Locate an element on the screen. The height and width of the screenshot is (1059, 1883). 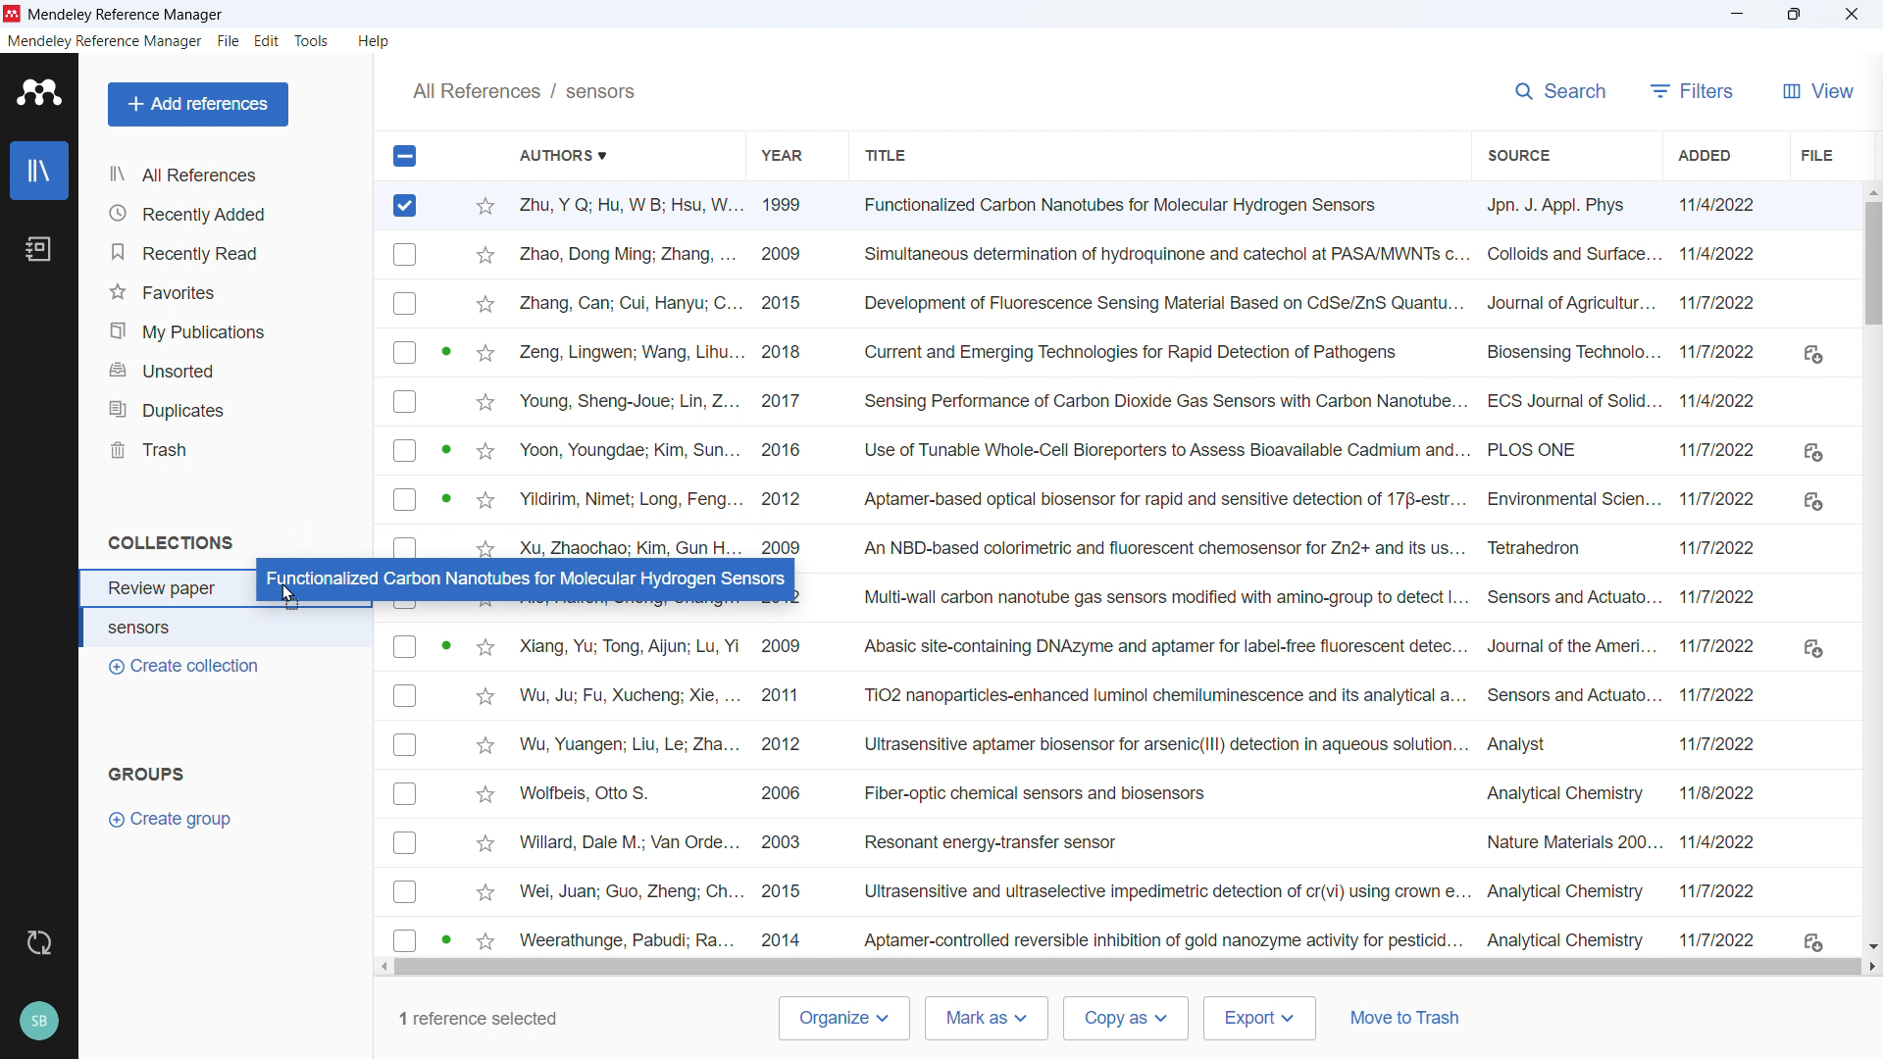
Reference selected  is located at coordinates (406, 206).